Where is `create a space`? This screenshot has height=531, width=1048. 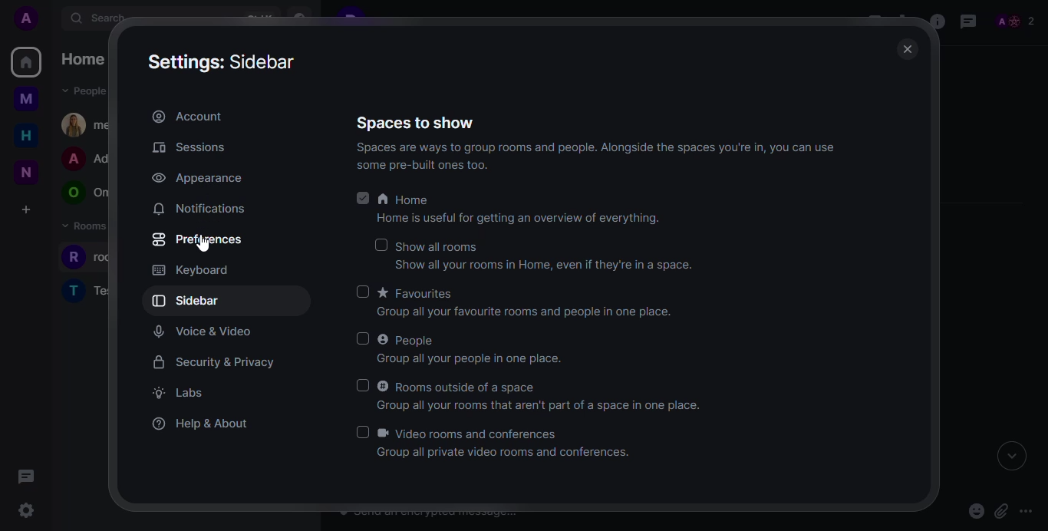
create a space is located at coordinates (25, 209).